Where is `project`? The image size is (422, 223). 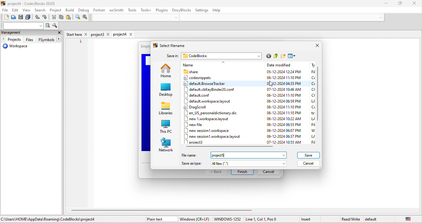 project is located at coordinates (56, 11).